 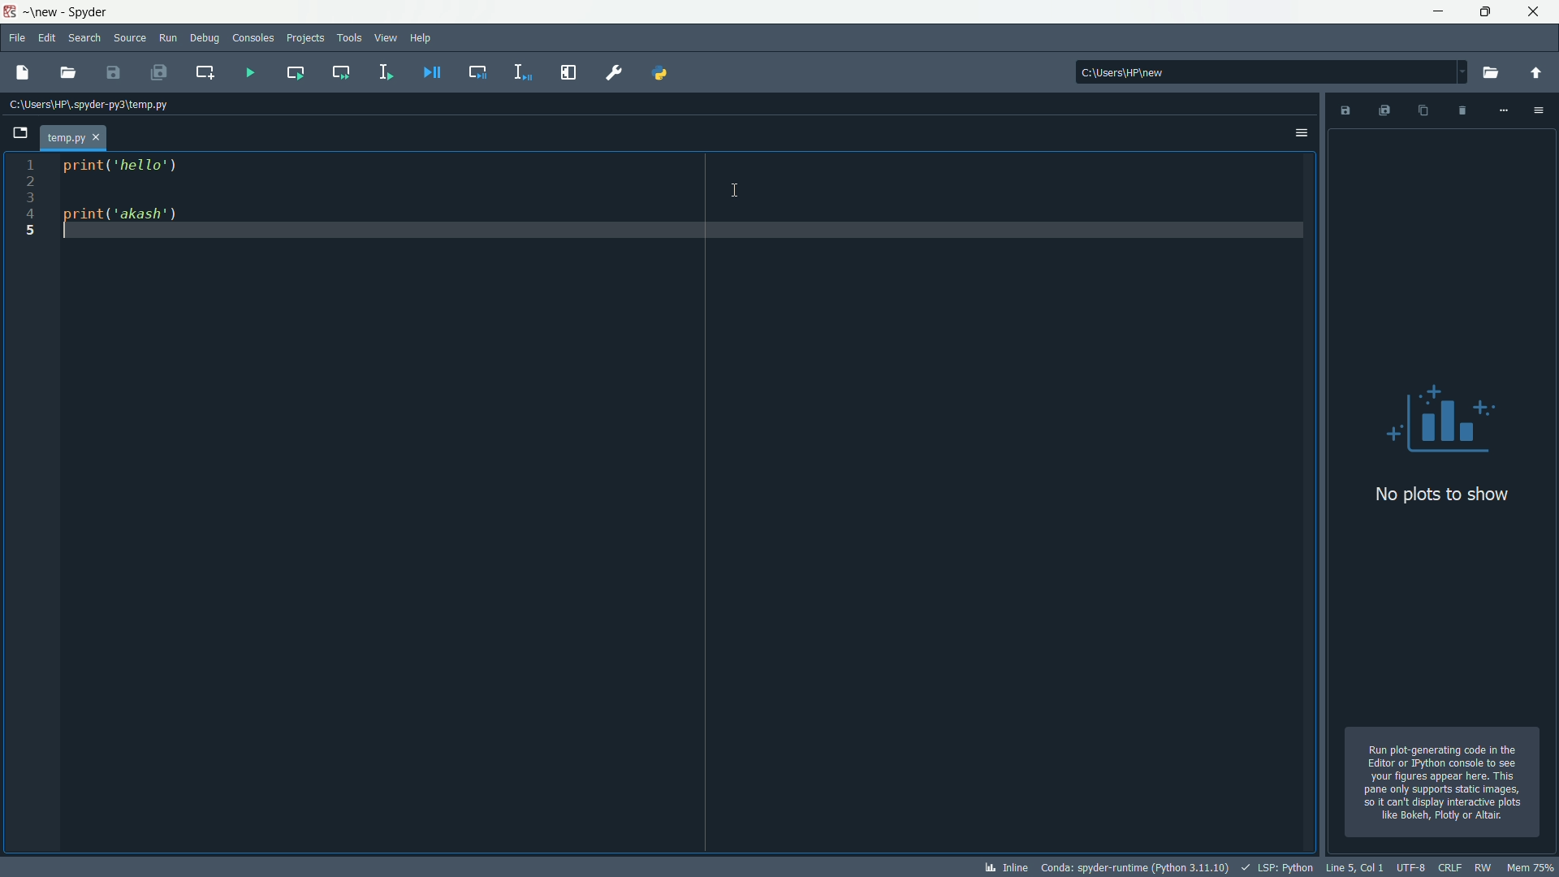 What do you see at coordinates (305, 37) in the screenshot?
I see `projects menu` at bounding box center [305, 37].